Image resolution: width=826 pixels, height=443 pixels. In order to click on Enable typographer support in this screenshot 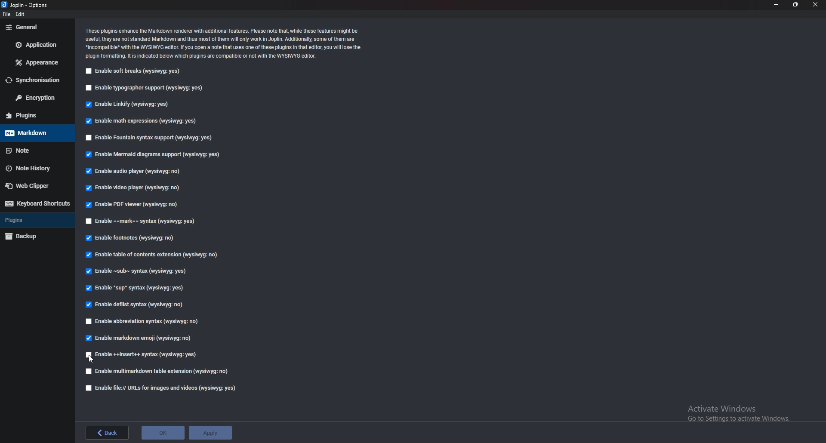, I will do `click(145, 88)`.